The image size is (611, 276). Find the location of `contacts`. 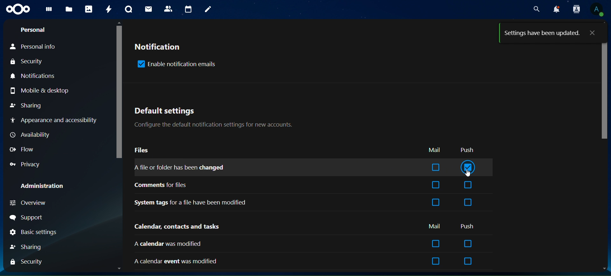

contacts is located at coordinates (168, 9).